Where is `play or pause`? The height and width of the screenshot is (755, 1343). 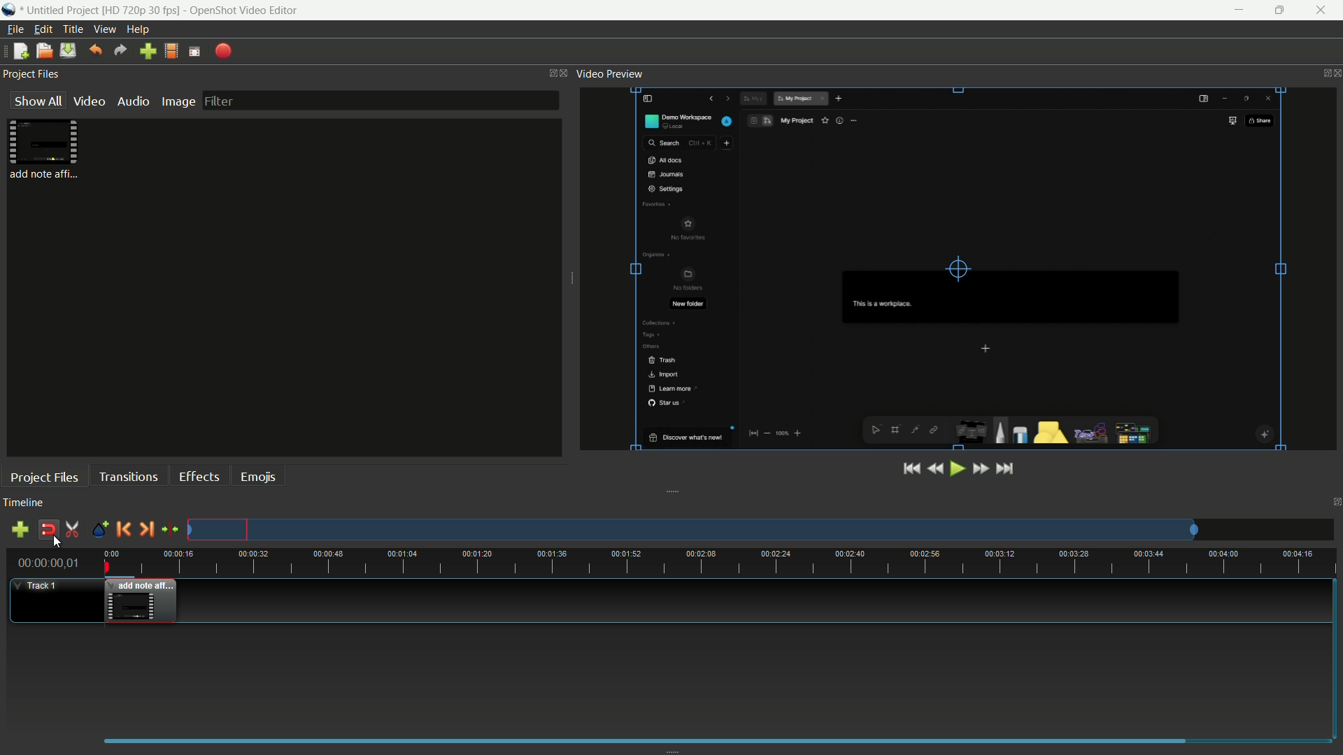
play or pause is located at coordinates (955, 468).